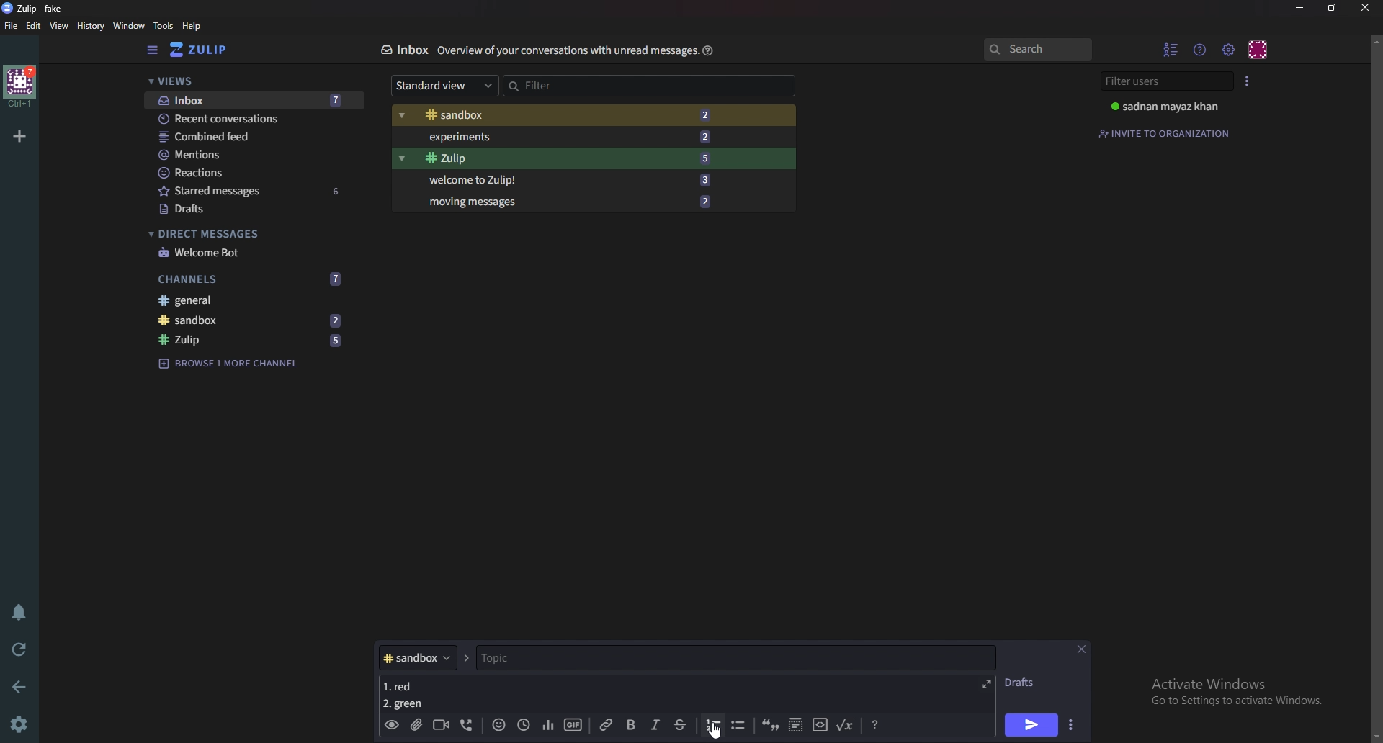  Describe the element at coordinates (874, 725) in the screenshot. I see `Message formatting` at that location.